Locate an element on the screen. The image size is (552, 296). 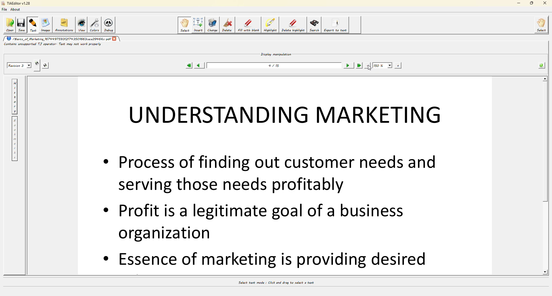
last page is located at coordinates (360, 65).